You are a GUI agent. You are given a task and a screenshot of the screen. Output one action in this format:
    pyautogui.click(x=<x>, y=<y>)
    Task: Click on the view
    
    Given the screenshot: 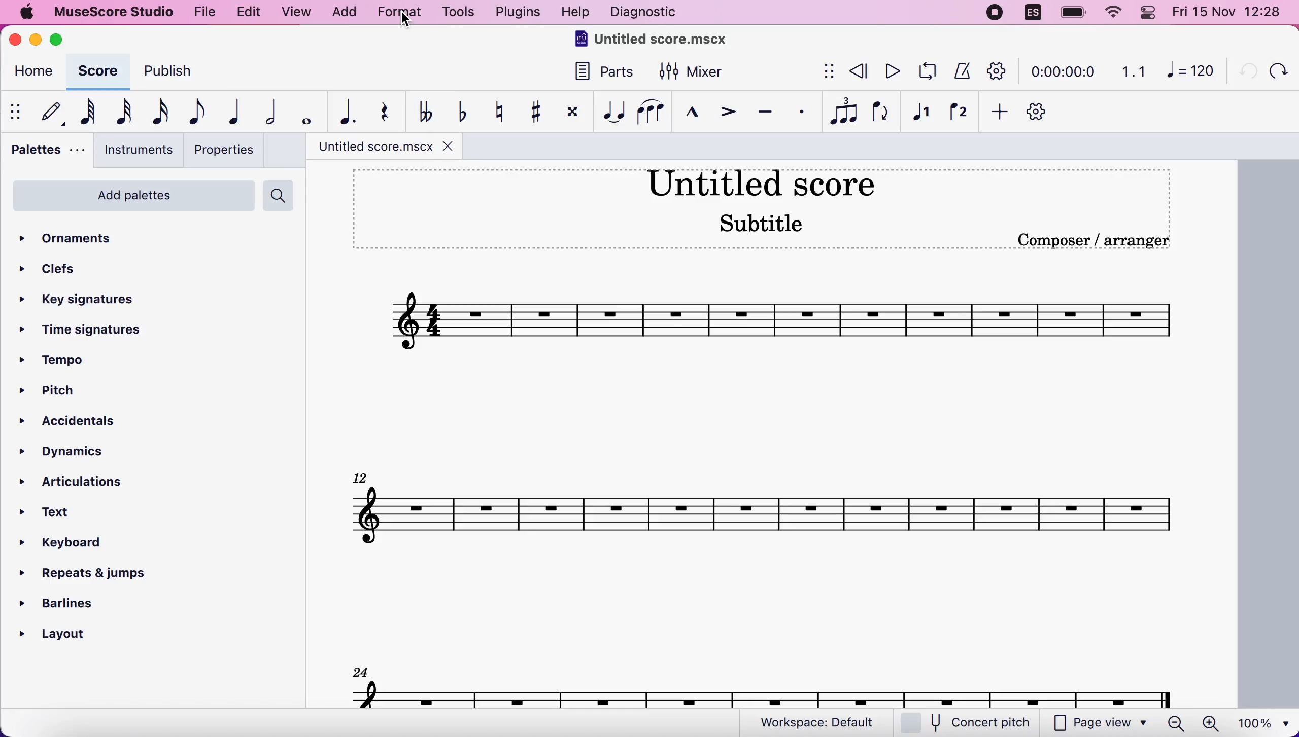 What is the action you would take?
    pyautogui.click(x=297, y=14)
    